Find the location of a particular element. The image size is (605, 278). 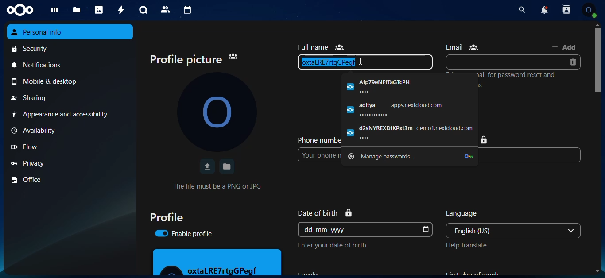

location is located at coordinates (485, 140).